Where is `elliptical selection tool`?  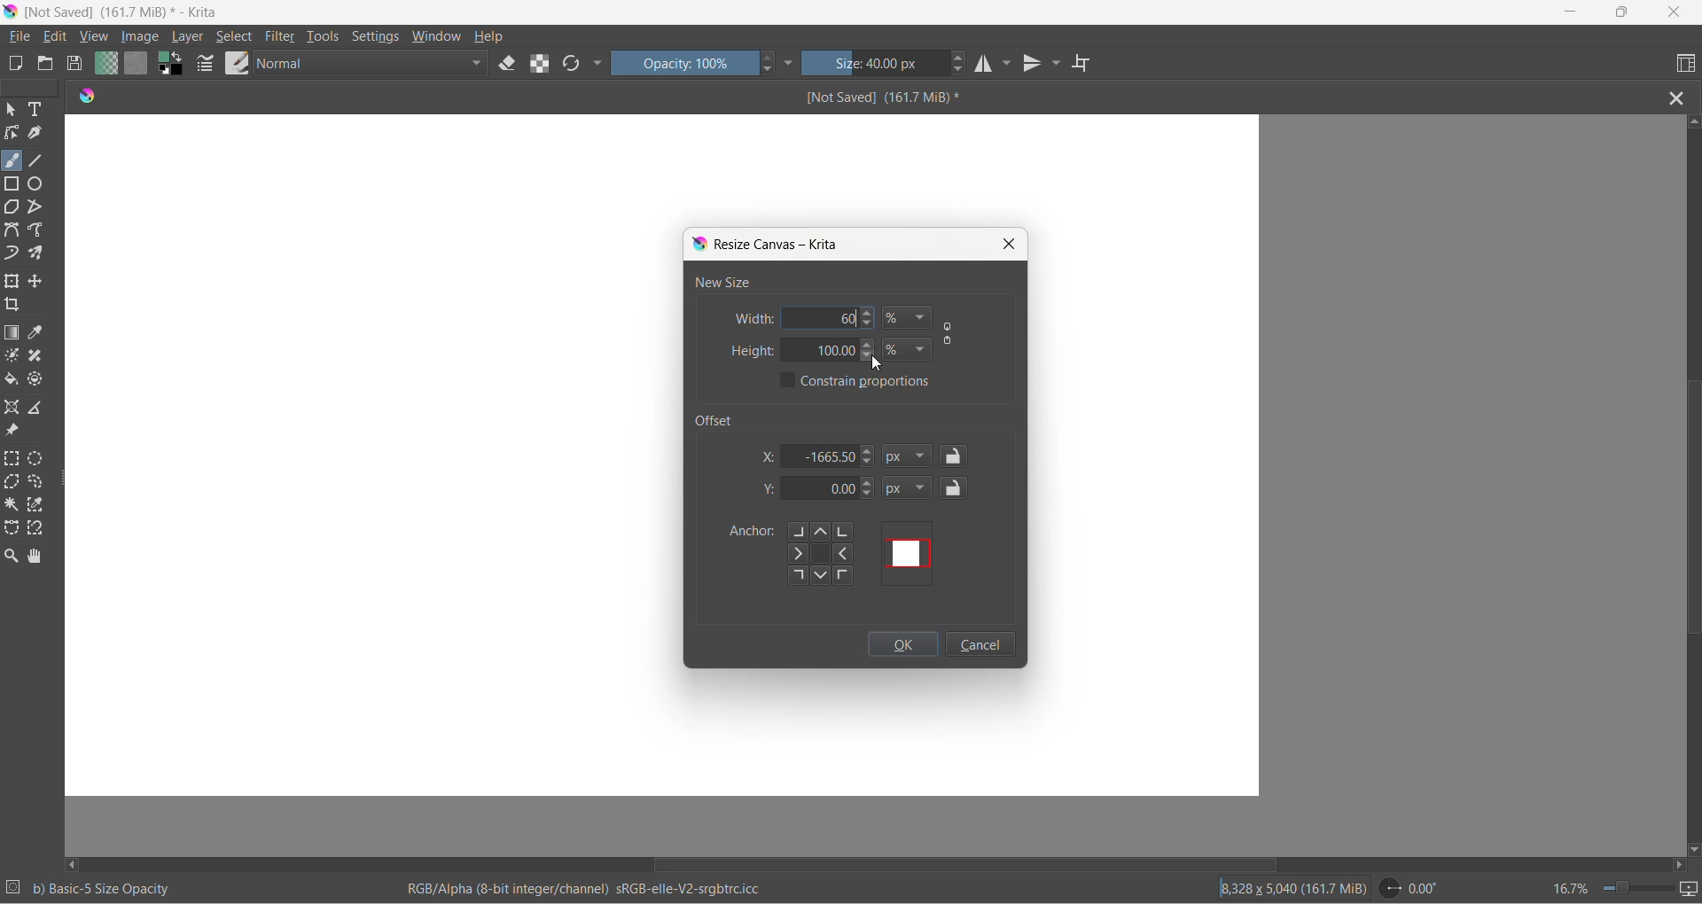 elliptical selection tool is located at coordinates (40, 458).